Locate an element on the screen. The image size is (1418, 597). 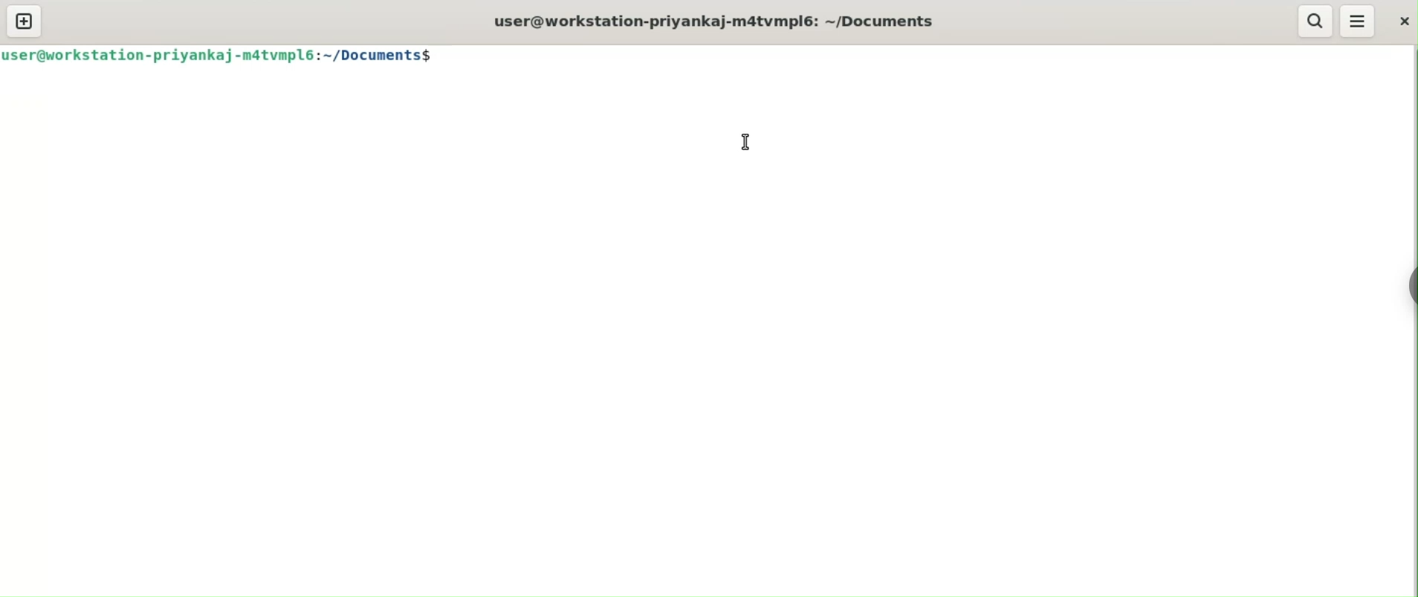
menu is located at coordinates (1359, 21).